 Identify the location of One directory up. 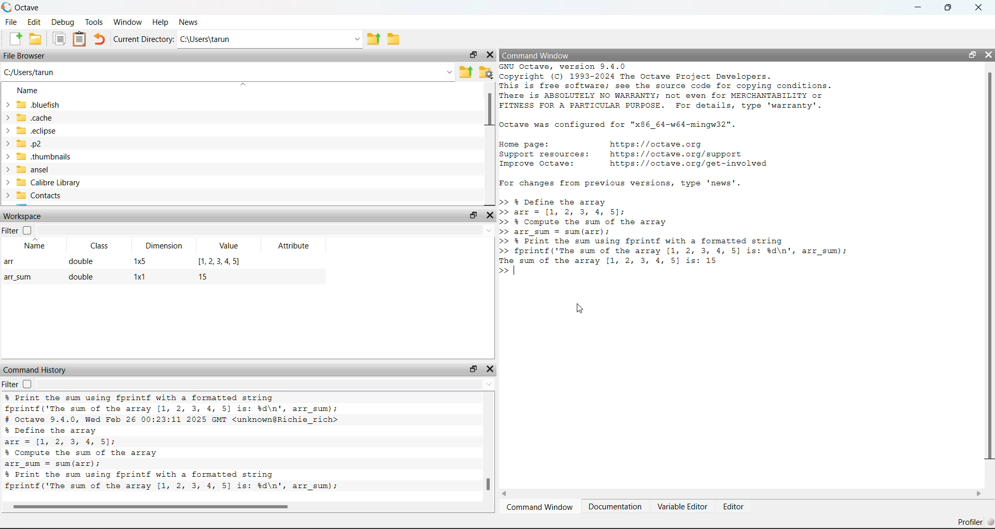
(375, 39).